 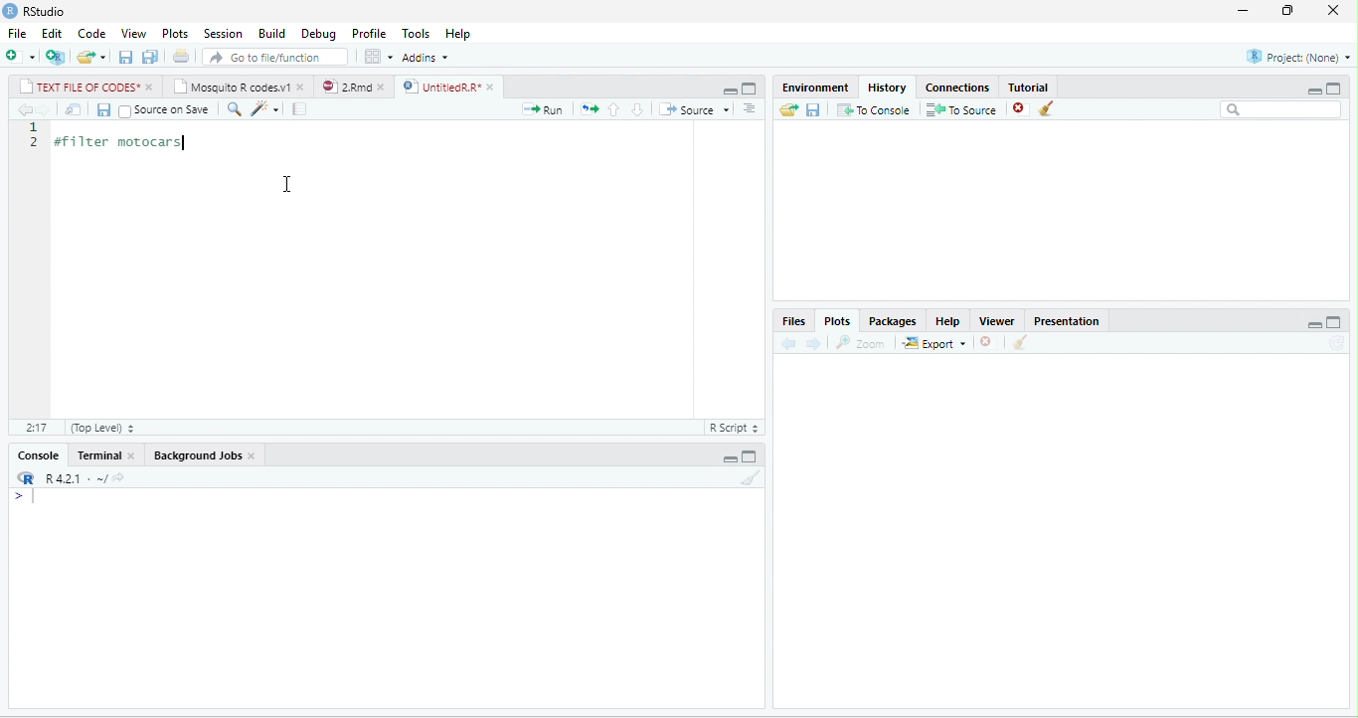 I want to click on options, so click(x=750, y=108).